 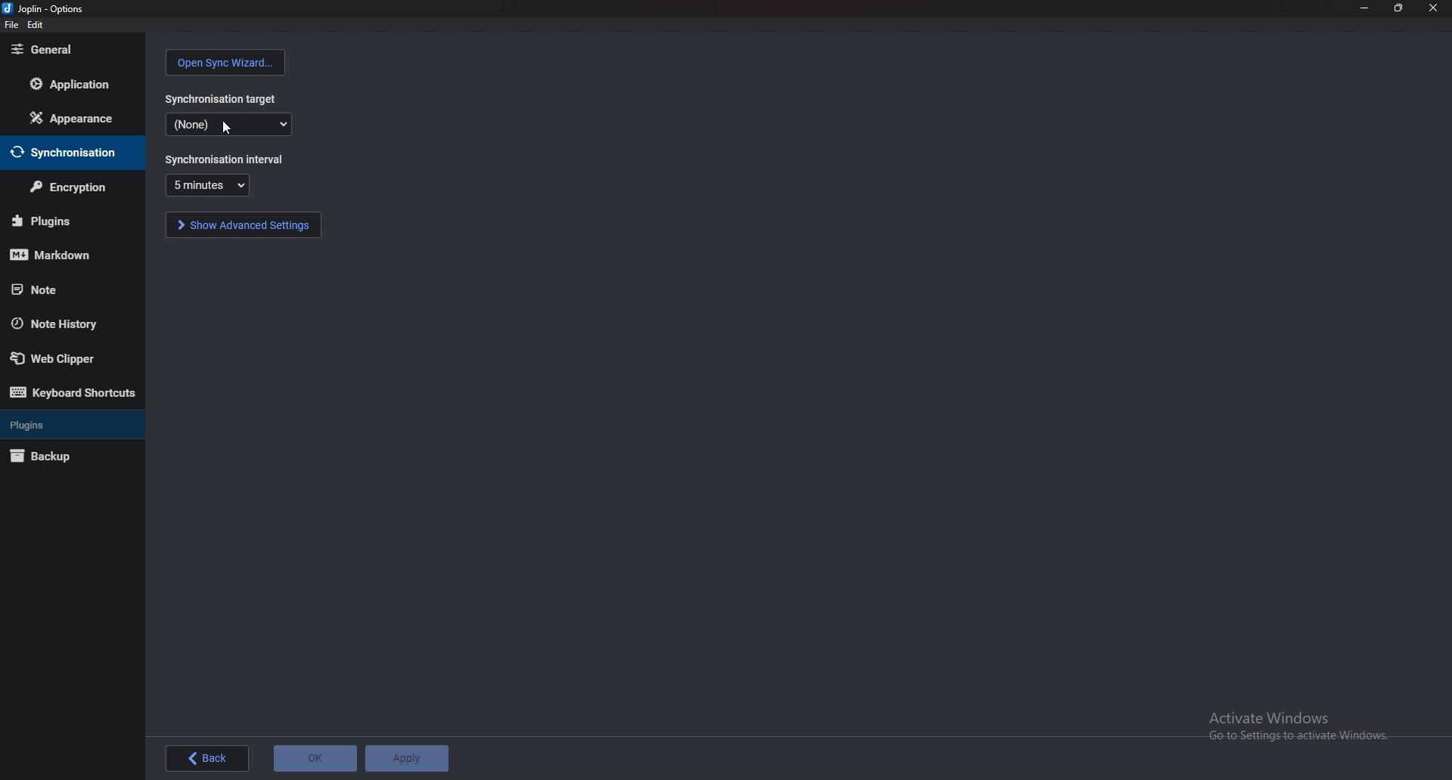 I want to click on General, so click(x=70, y=48).